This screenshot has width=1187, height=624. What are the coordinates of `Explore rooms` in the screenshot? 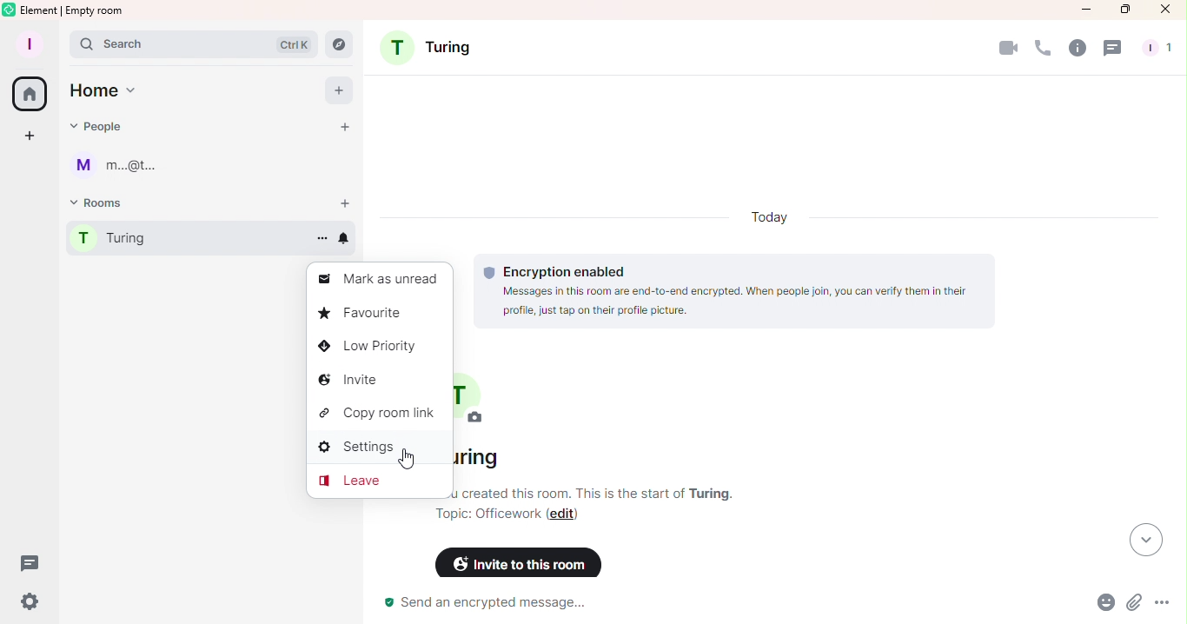 It's located at (347, 42).